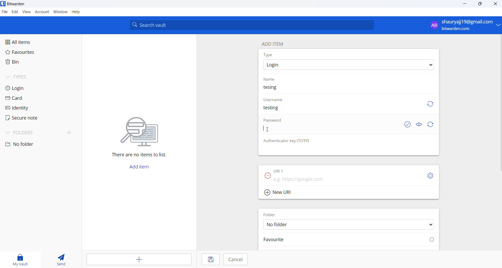 This screenshot has width=502, height=268. What do you see at coordinates (479, 4) in the screenshot?
I see `maximize` at bounding box center [479, 4].